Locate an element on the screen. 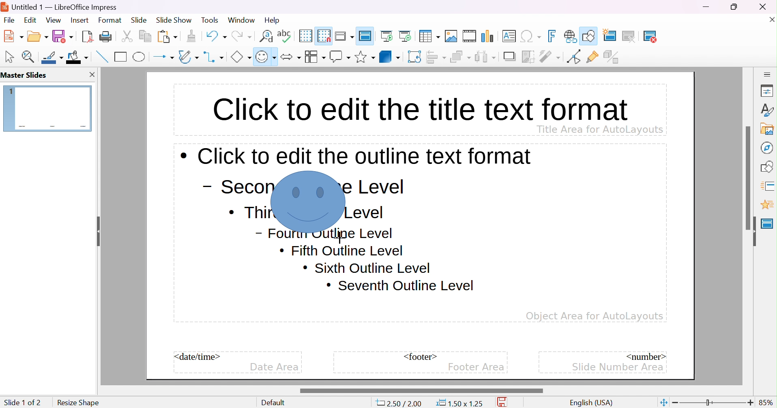 Image resolution: width=777 pixels, height=408 pixels. export as pdf is located at coordinates (86, 36).